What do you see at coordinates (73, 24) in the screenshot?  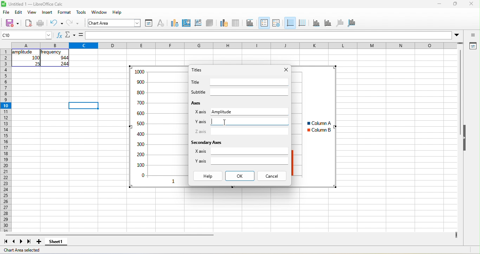 I see `redo` at bounding box center [73, 24].